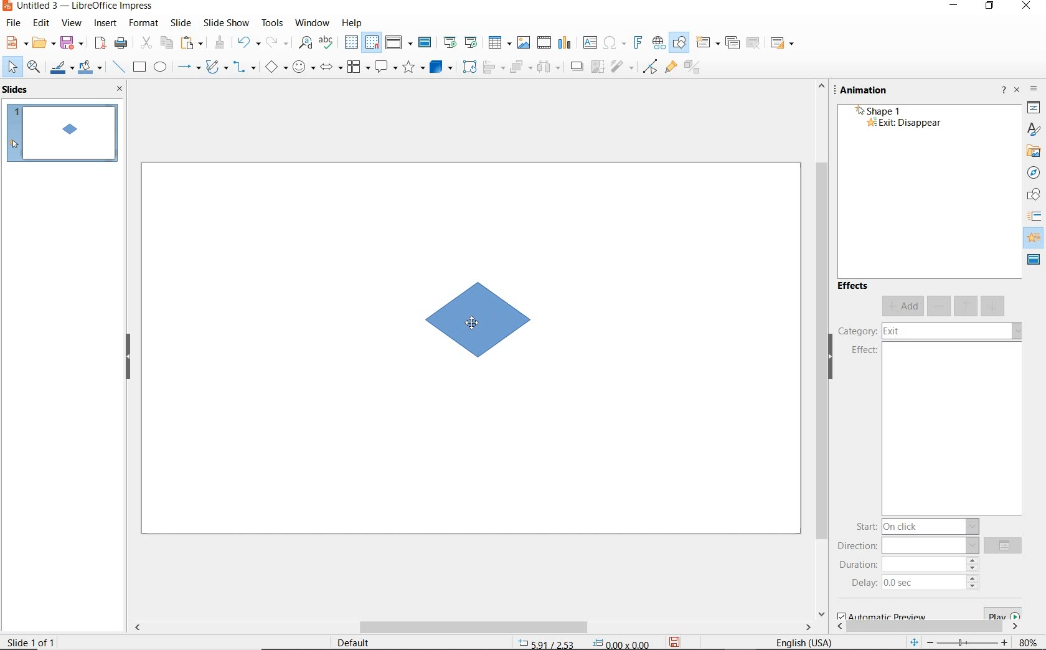  Describe the element at coordinates (694, 68) in the screenshot. I see `toggle extrusion` at that location.